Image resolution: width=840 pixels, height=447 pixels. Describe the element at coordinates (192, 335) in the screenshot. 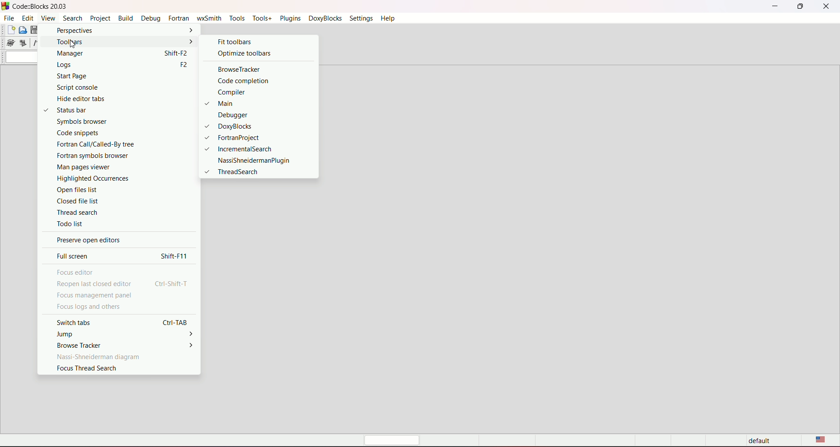

I see `arrow` at that location.